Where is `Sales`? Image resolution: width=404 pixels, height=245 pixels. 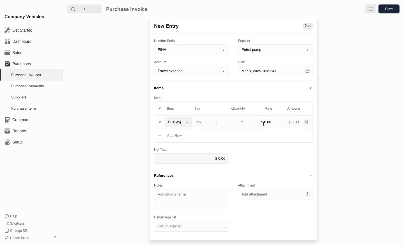 Sales is located at coordinates (14, 53).